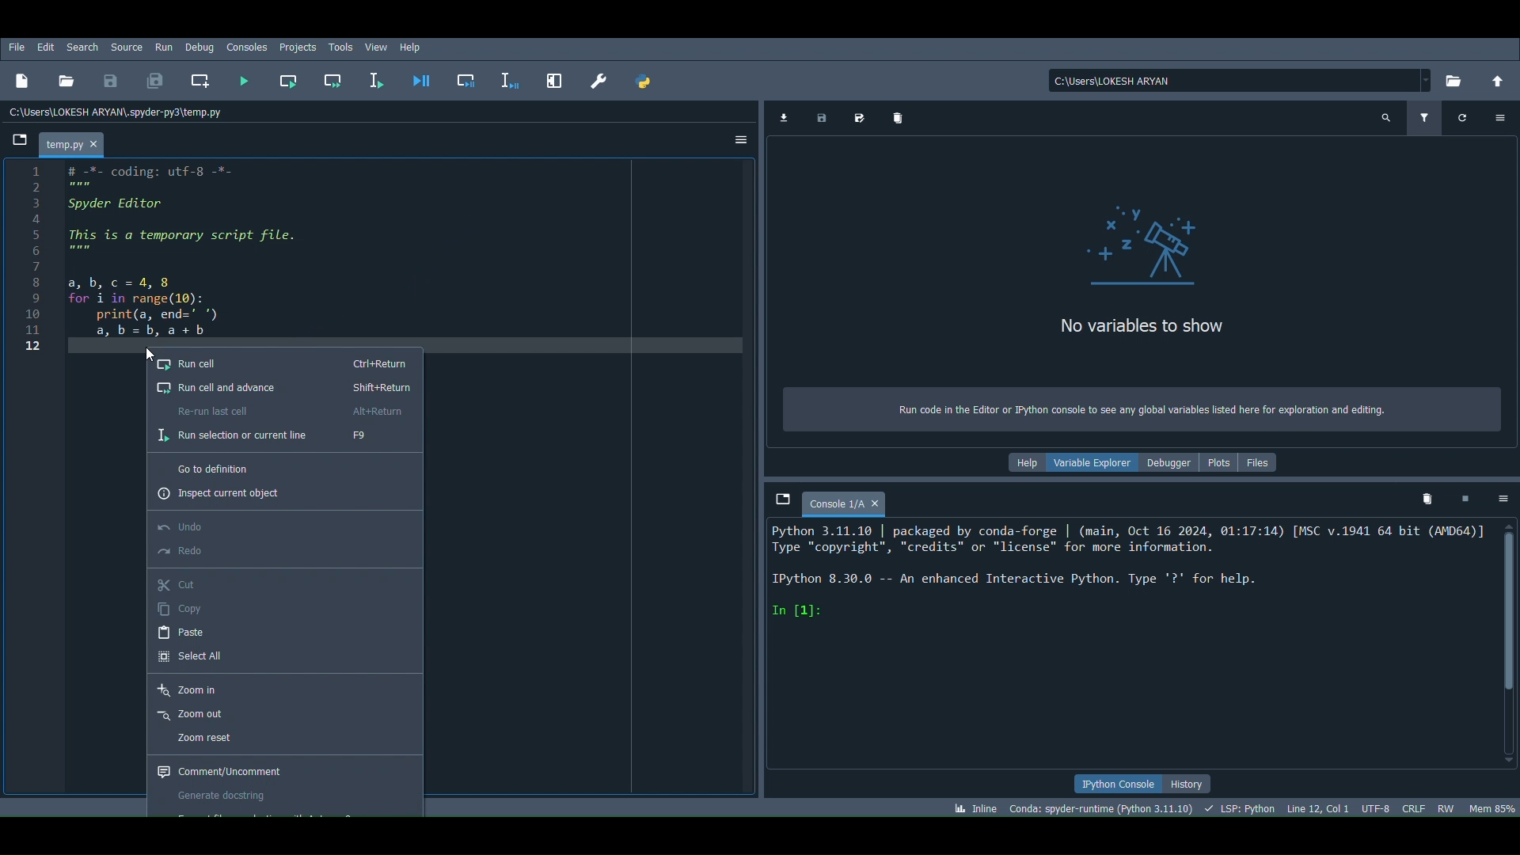  Describe the element at coordinates (514, 77) in the screenshot. I see `Debug selection or current line` at that location.